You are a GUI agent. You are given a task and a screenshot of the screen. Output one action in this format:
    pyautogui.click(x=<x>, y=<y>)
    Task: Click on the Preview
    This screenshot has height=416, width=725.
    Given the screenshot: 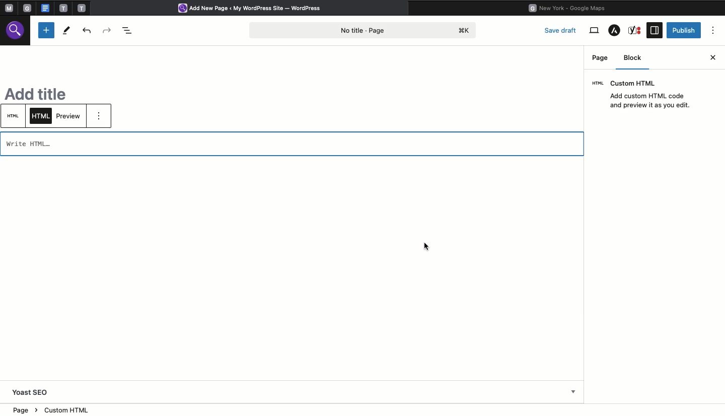 What is the action you would take?
    pyautogui.click(x=69, y=115)
    